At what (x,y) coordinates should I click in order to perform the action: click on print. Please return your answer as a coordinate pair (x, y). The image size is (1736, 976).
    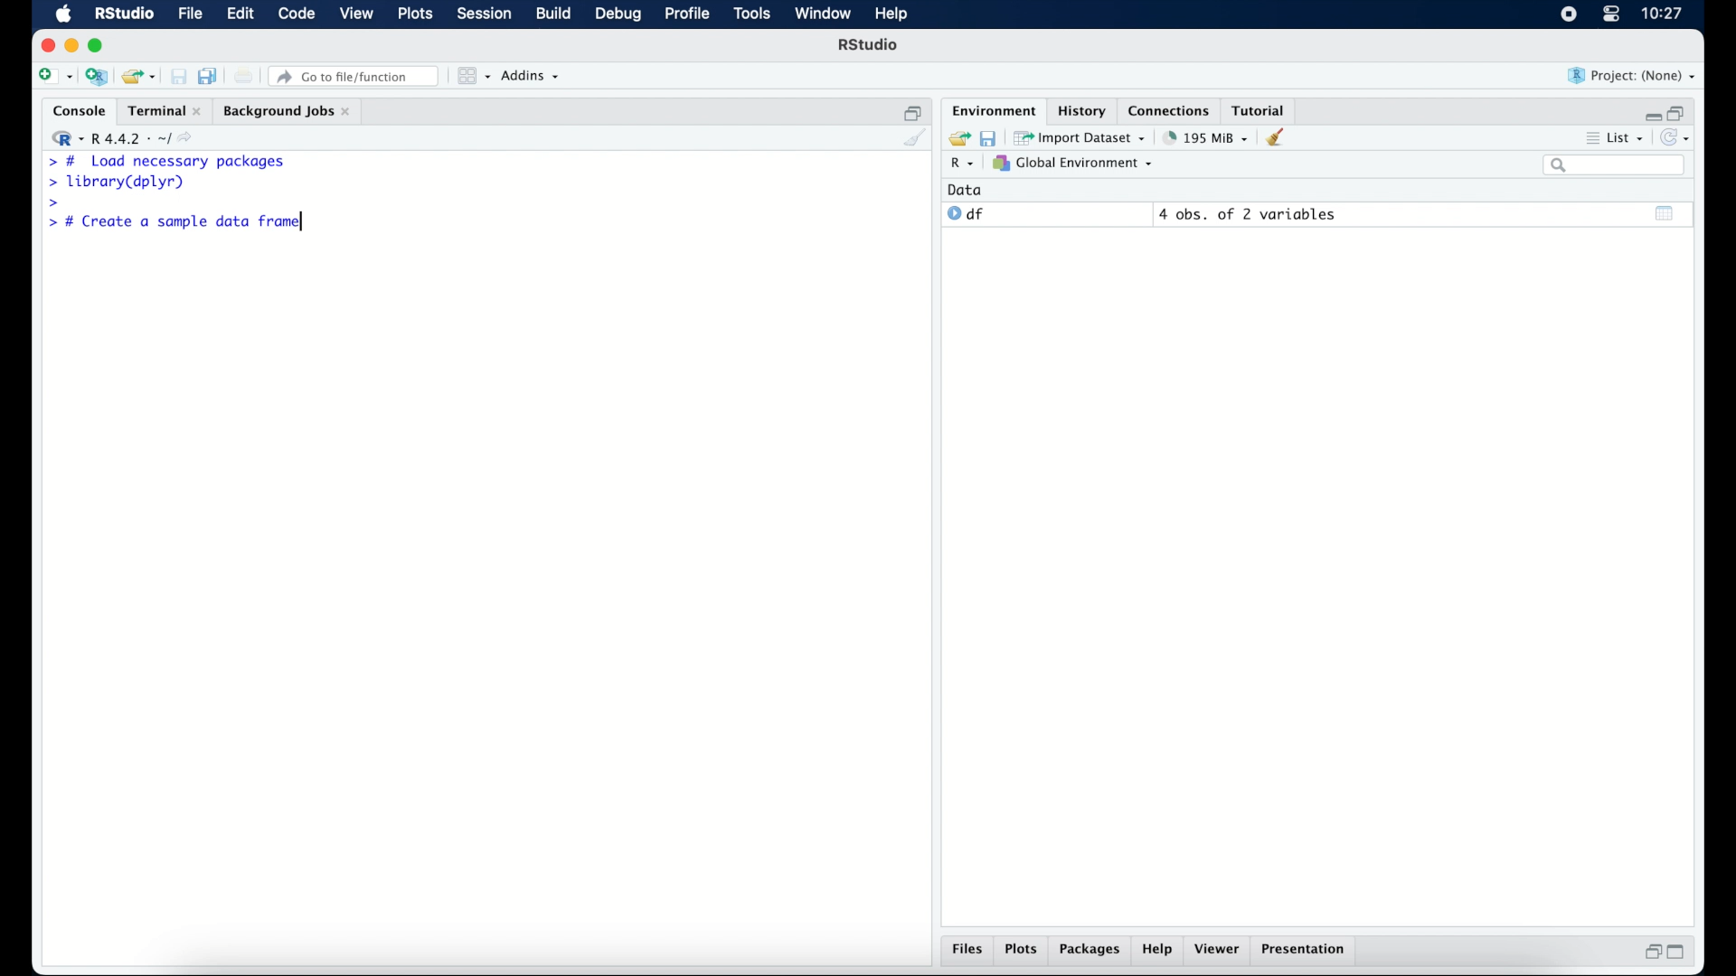
    Looking at the image, I should click on (244, 76).